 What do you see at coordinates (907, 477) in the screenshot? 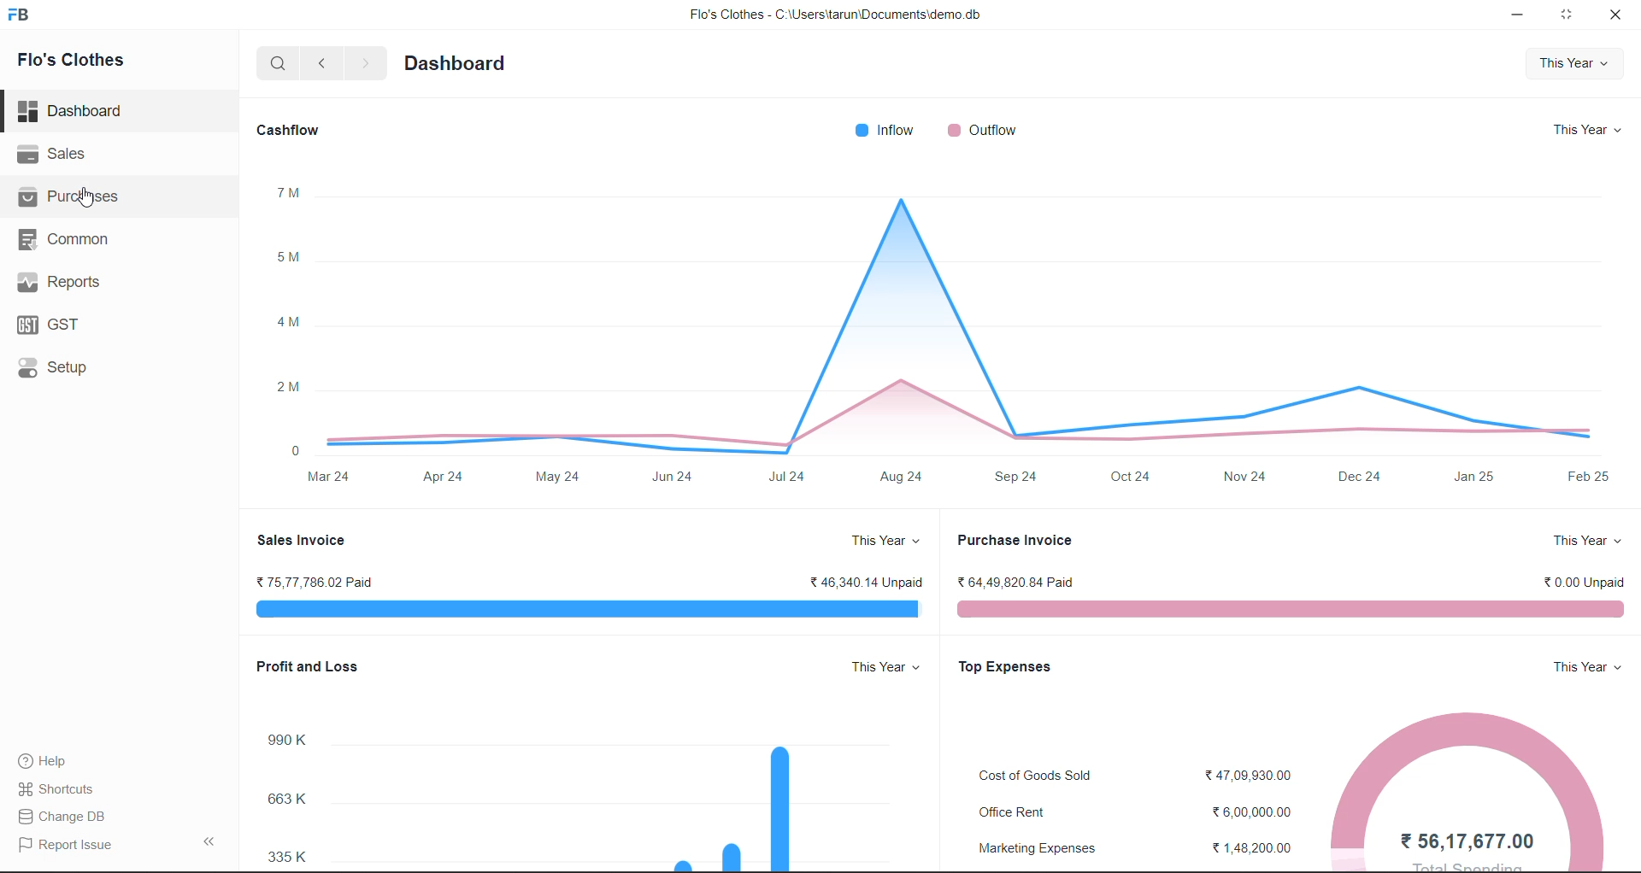
I see `Aug 24` at bounding box center [907, 477].